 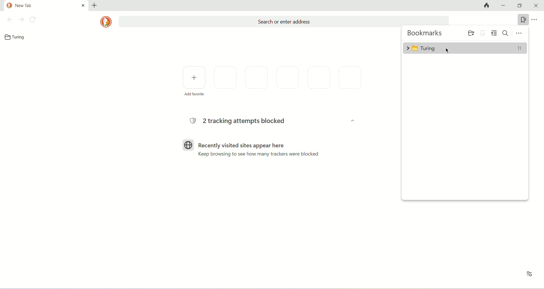 What do you see at coordinates (470, 33) in the screenshot?
I see `add folder` at bounding box center [470, 33].